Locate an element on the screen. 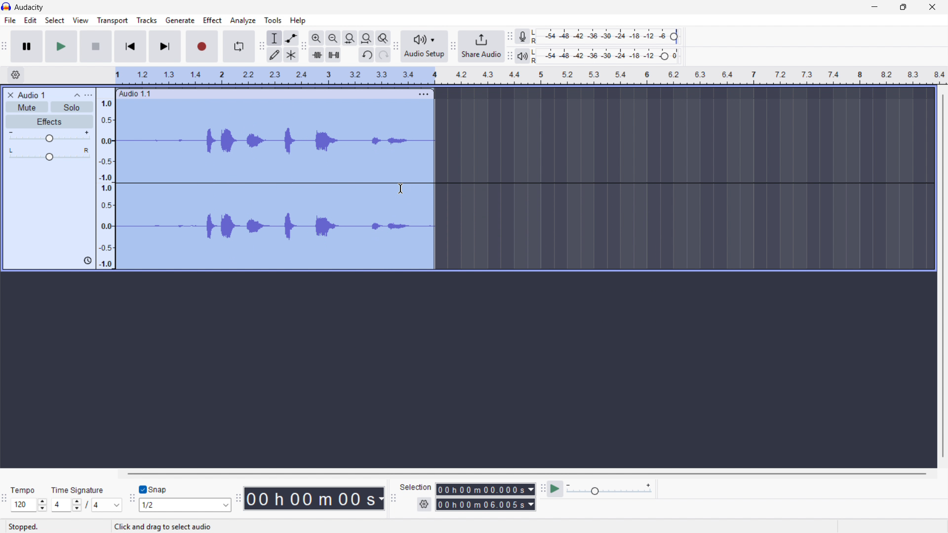  Selection settings is located at coordinates (424, 504).